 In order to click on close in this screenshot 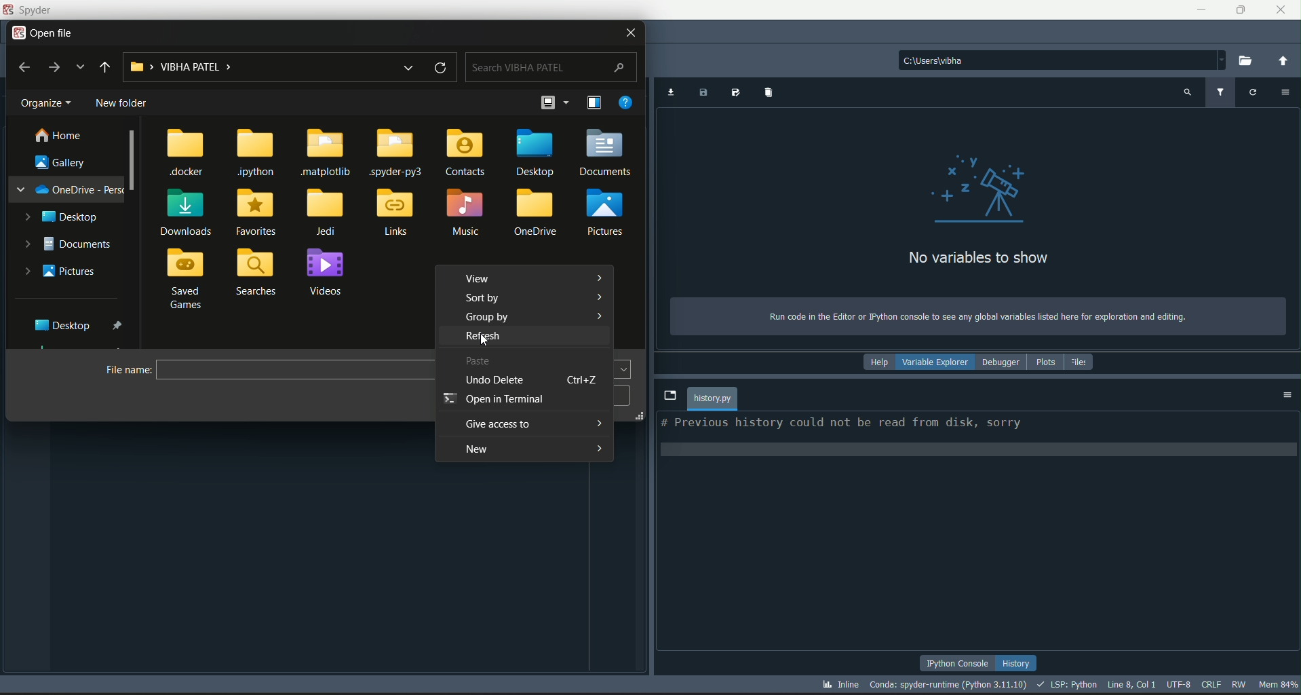, I will do `click(629, 33)`.